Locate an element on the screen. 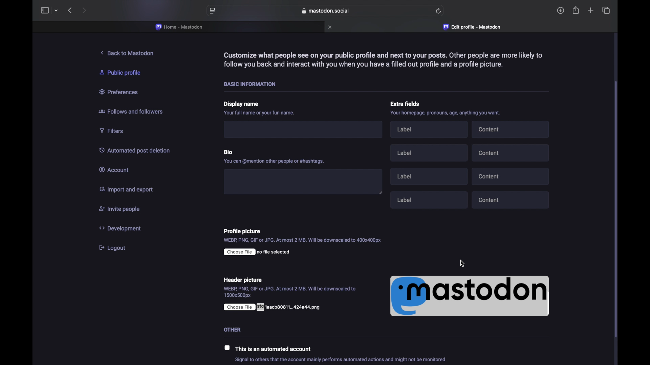 The width and height of the screenshot is (650, 365). this is an automated account is located at coordinates (276, 349).